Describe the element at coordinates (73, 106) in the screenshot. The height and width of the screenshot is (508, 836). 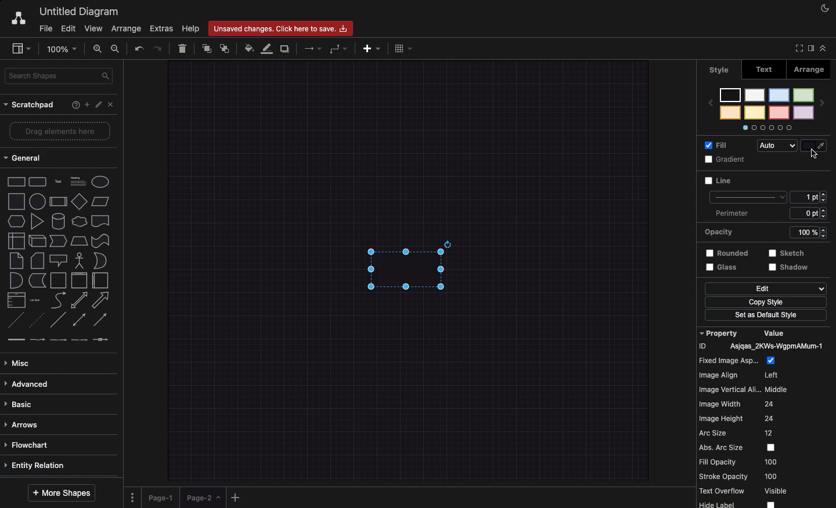
I see `Help` at that location.